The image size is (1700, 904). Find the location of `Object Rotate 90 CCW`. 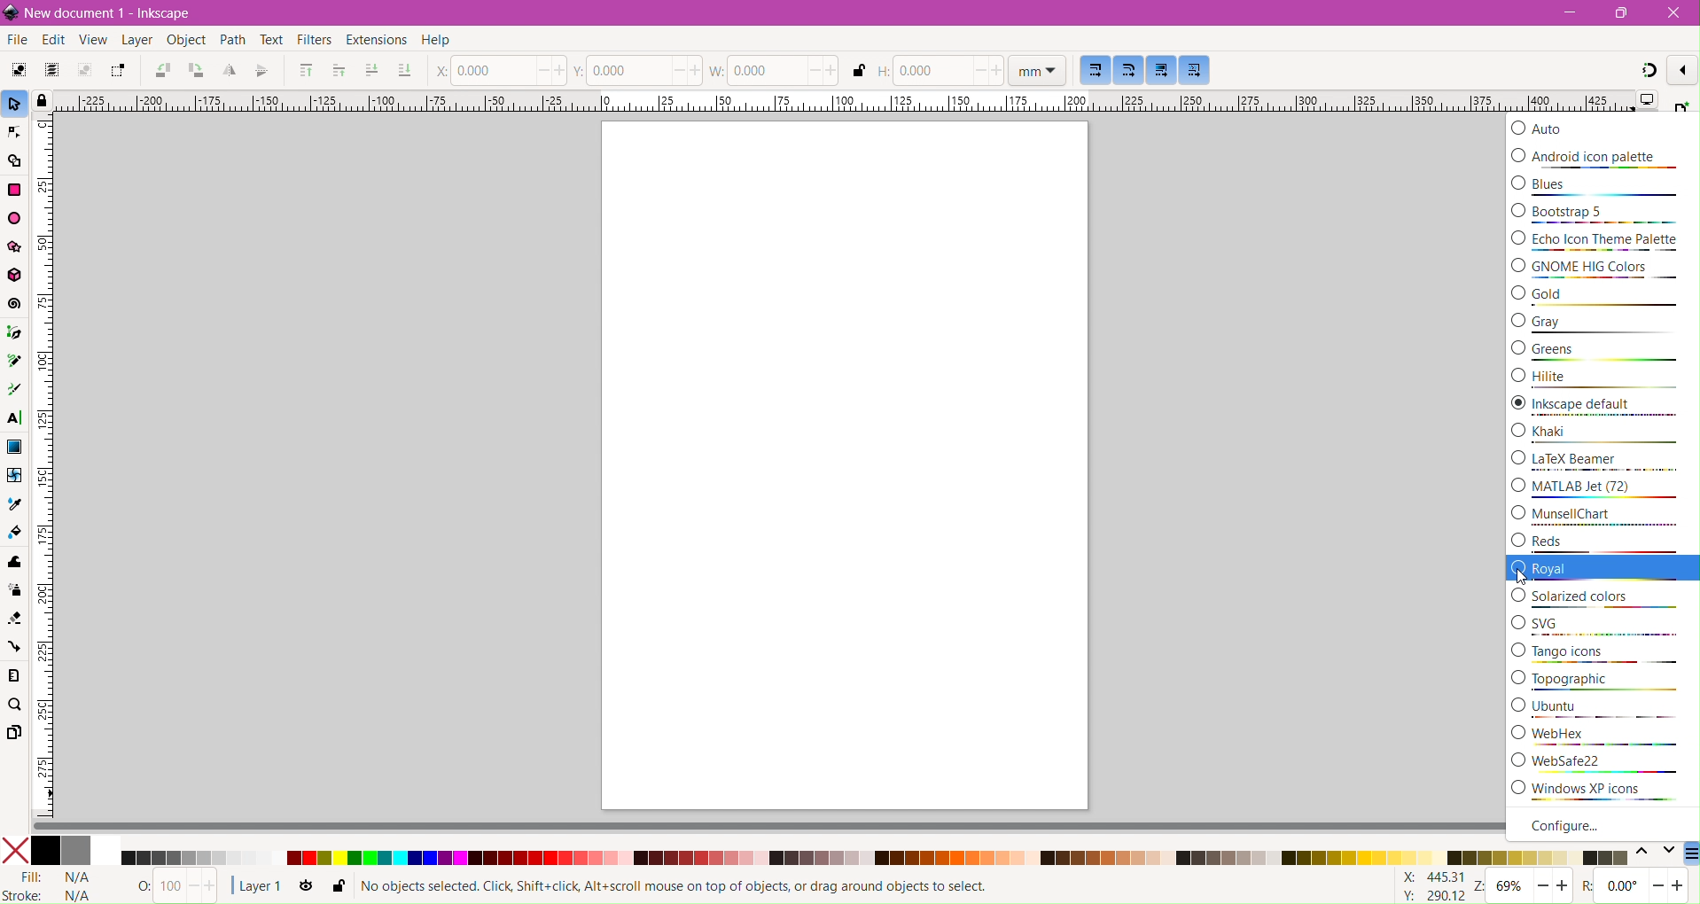

Object Rotate 90 CCW is located at coordinates (160, 72).